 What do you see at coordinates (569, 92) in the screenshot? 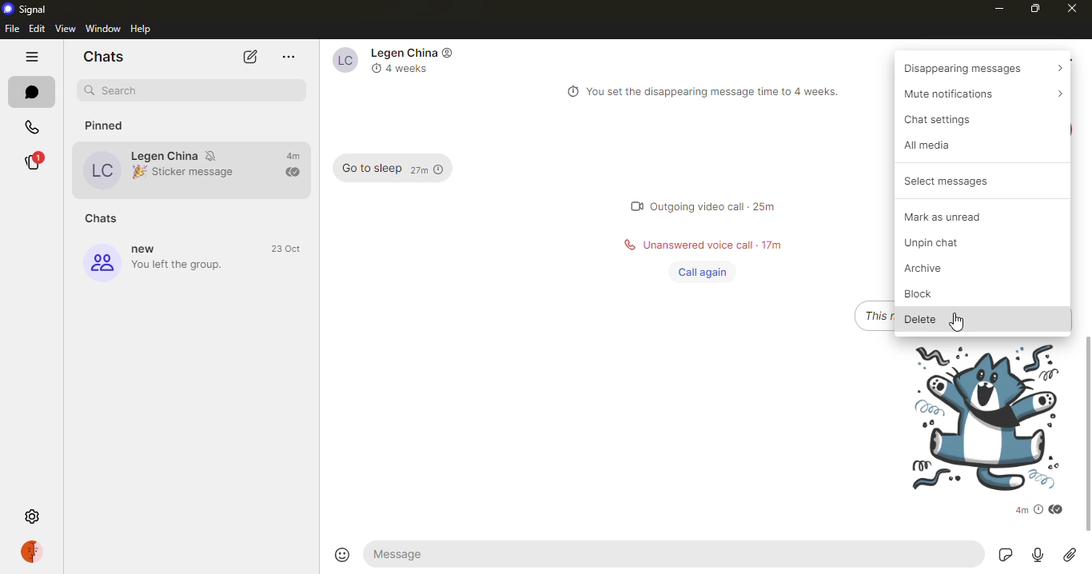
I see `clock logo` at bounding box center [569, 92].